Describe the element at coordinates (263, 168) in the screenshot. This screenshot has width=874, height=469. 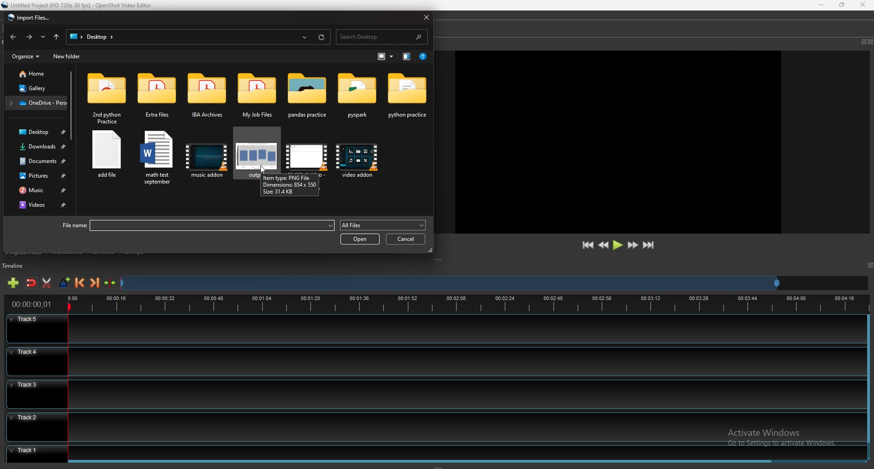
I see `cursor` at that location.